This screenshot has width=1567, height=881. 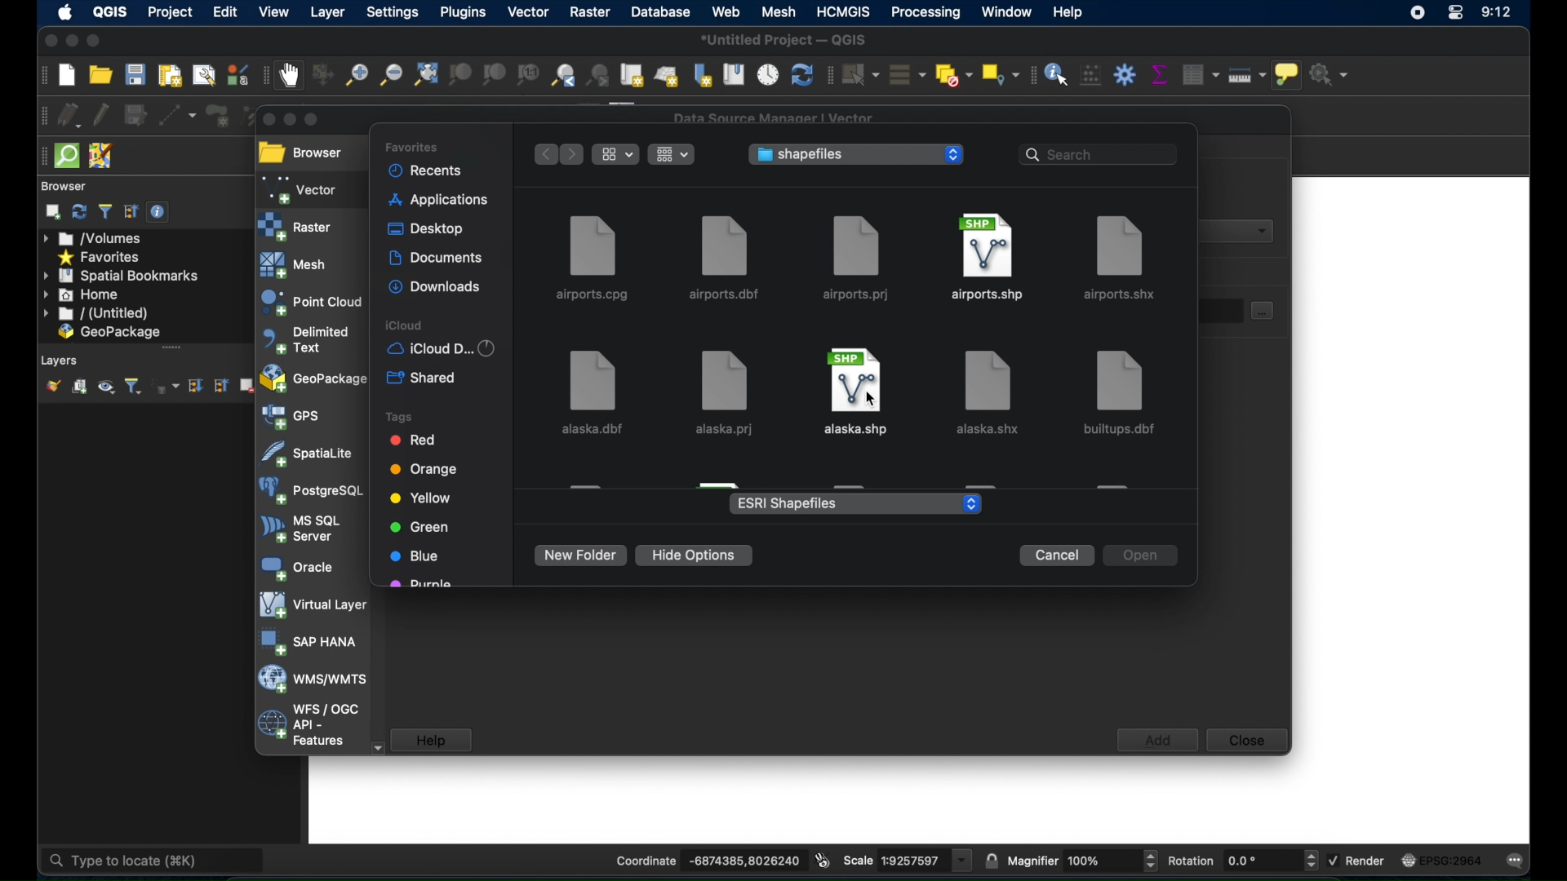 What do you see at coordinates (527, 74) in the screenshot?
I see `zoom to native resolution` at bounding box center [527, 74].